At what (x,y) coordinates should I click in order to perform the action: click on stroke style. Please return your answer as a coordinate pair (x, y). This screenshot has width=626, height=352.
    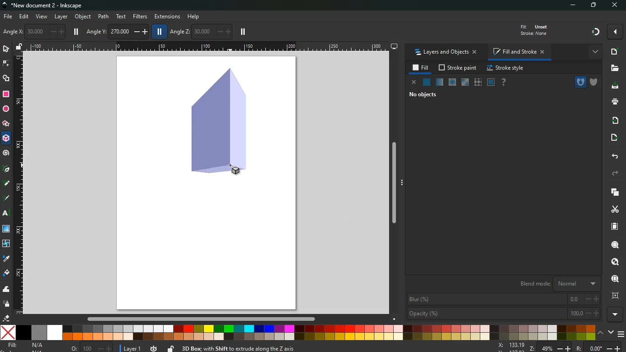
    Looking at the image, I should click on (505, 68).